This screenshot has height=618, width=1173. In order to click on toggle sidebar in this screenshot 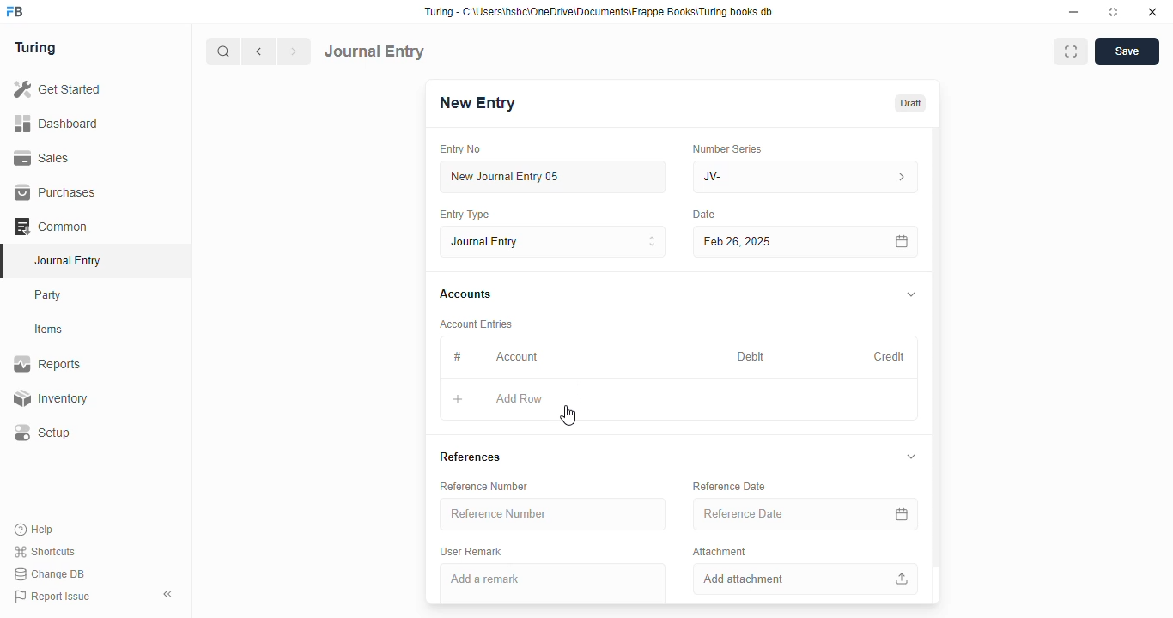, I will do `click(169, 594)`.